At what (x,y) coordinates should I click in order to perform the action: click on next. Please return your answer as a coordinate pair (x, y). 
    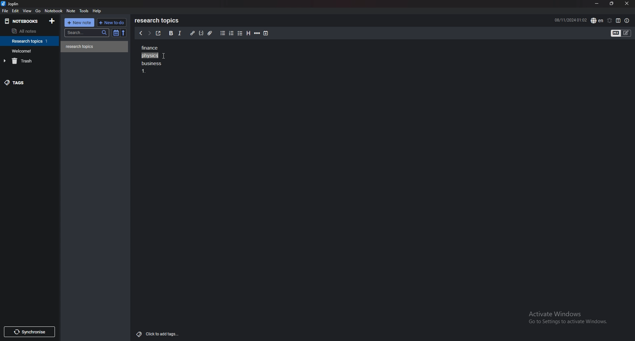
    Looking at the image, I should click on (148, 34).